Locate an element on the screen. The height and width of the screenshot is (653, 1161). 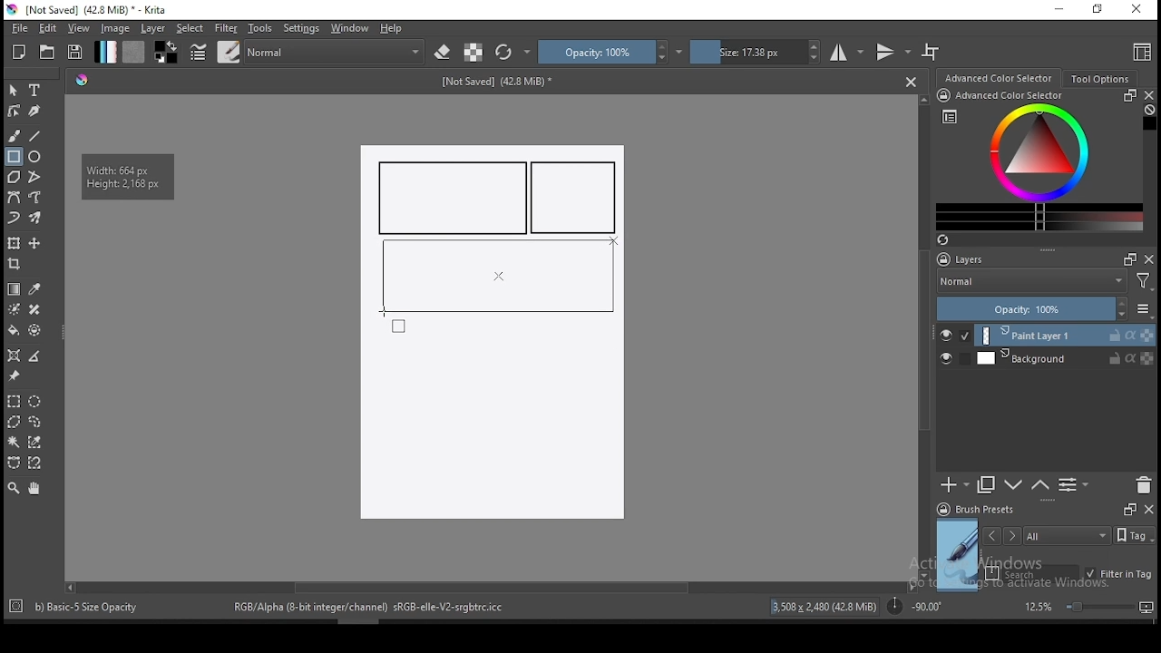
new rectangle is located at coordinates (454, 198).